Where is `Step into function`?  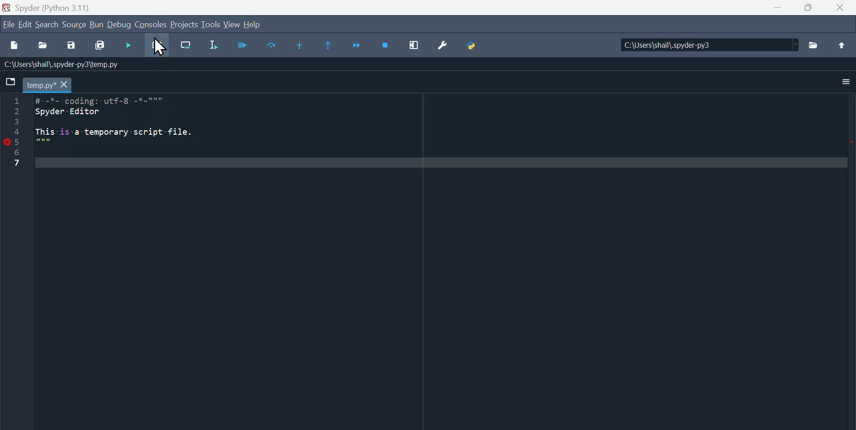 Step into function is located at coordinates (300, 46).